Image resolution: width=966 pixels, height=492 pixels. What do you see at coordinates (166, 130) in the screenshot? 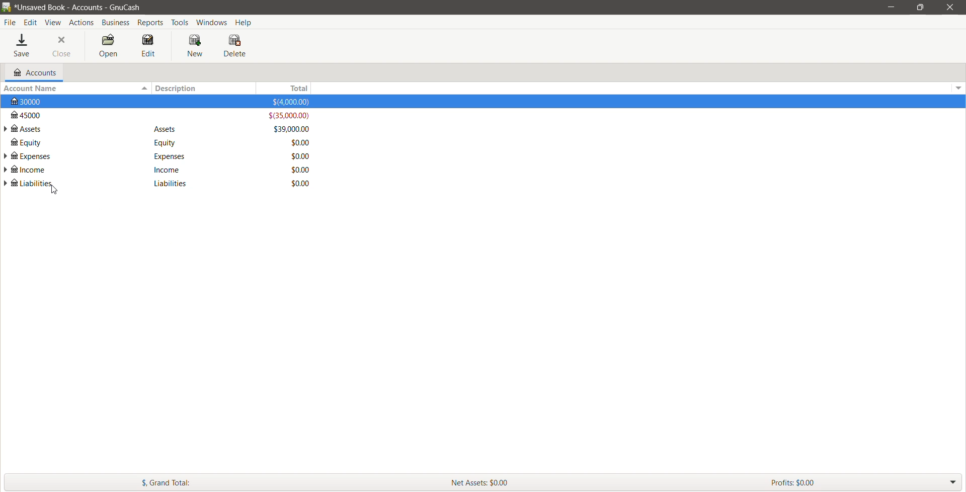
I see `details of the account "Assets"` at bounding box center [166, 130].